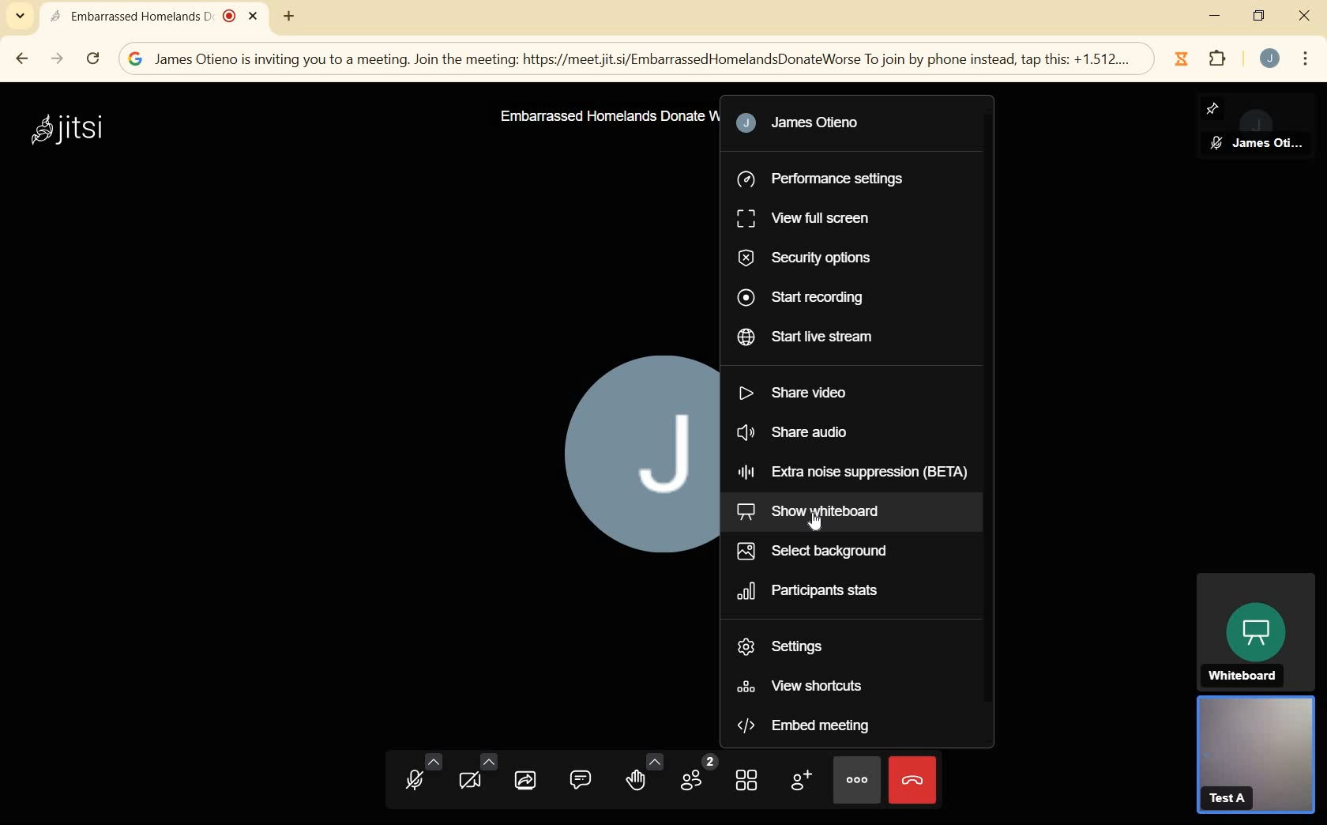 The width and height of the screenshot is (1327, 825). What do you see at coordinates (697, 774) in the screenshot?
I see `participants (2)` at bounding box center [697, 774].